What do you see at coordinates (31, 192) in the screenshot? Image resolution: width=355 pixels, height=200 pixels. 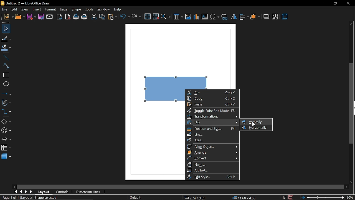 I see `go to last page` at bounding box center [31, 192].